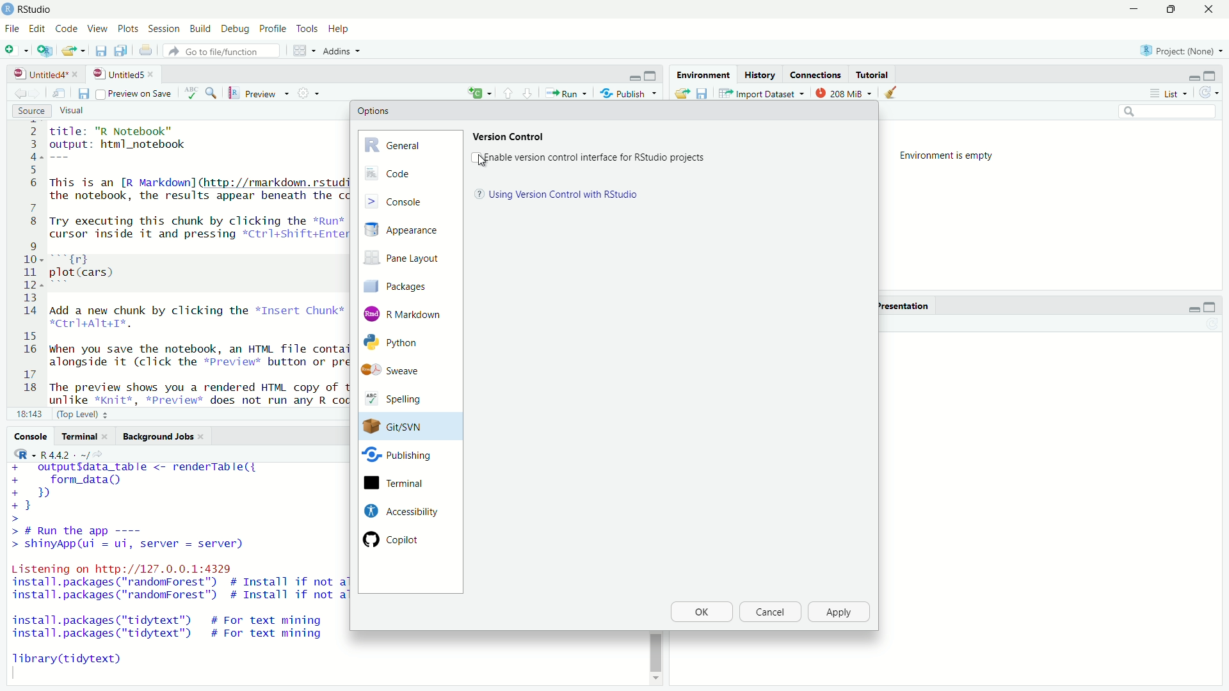  Describe the element at coordinates (1193, 77) in the screenshot. I see `minimize` at that location.